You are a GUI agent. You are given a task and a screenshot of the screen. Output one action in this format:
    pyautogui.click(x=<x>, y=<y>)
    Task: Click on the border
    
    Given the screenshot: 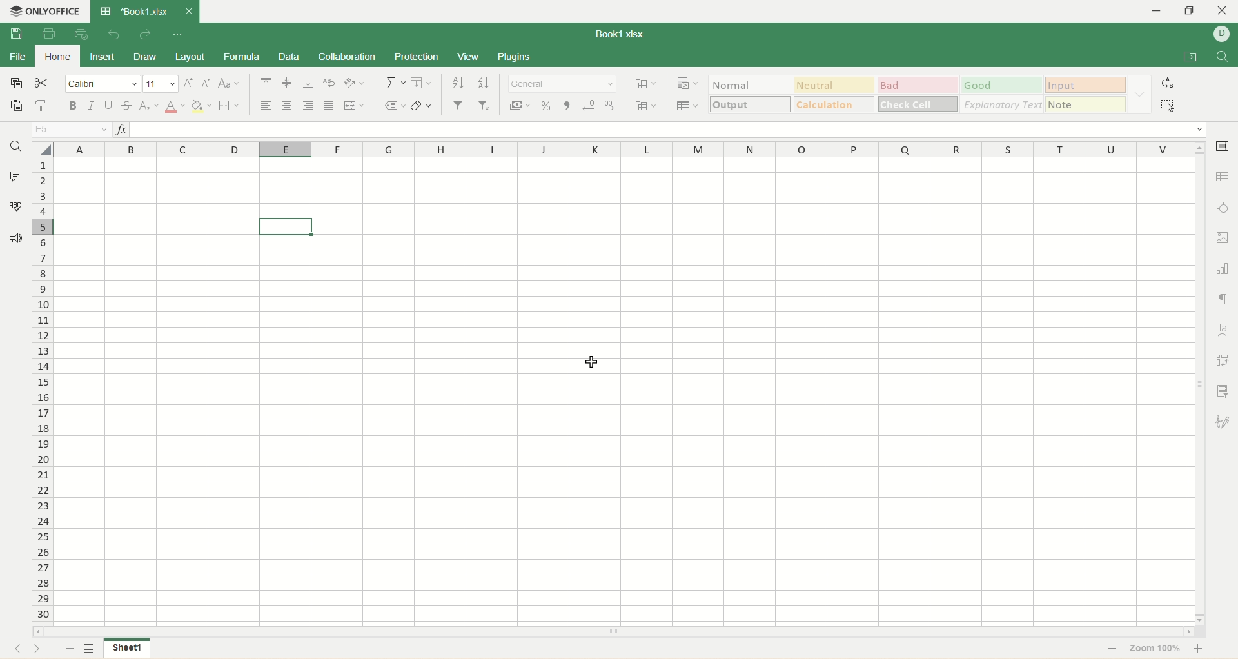 What is the action you would take?
    pyautogui.click(x=230, y=108)
    